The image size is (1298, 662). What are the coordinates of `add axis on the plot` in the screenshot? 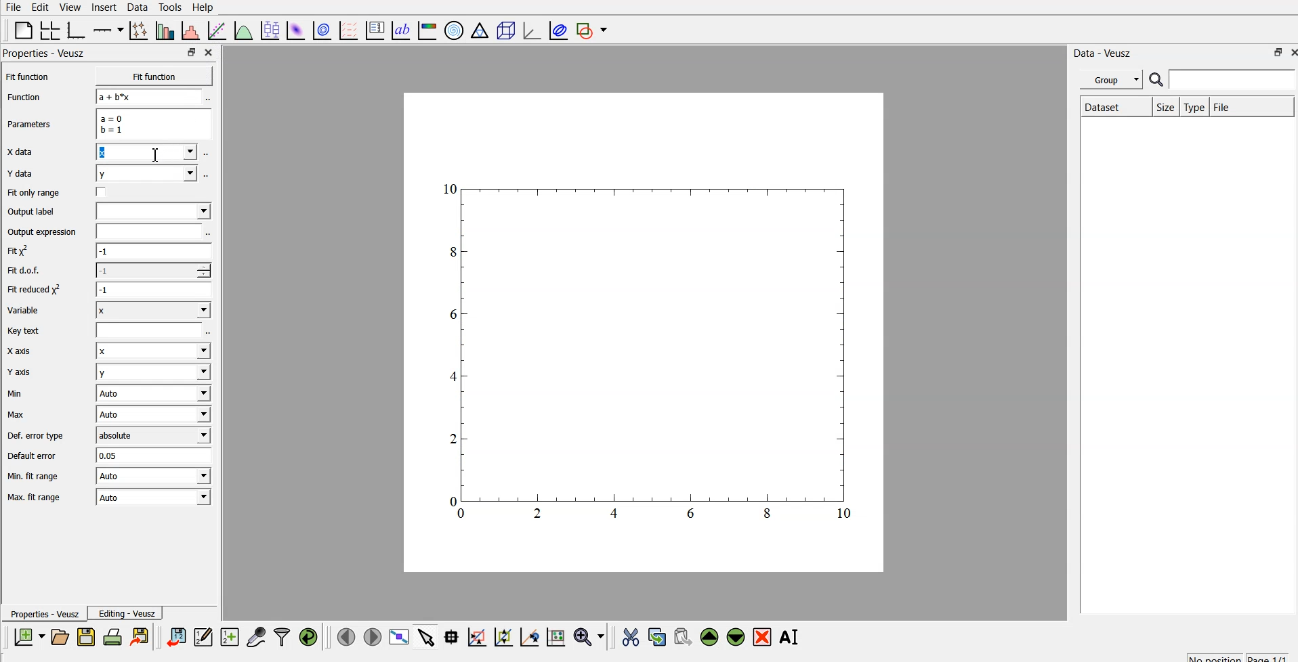 It's located at (108, 30).